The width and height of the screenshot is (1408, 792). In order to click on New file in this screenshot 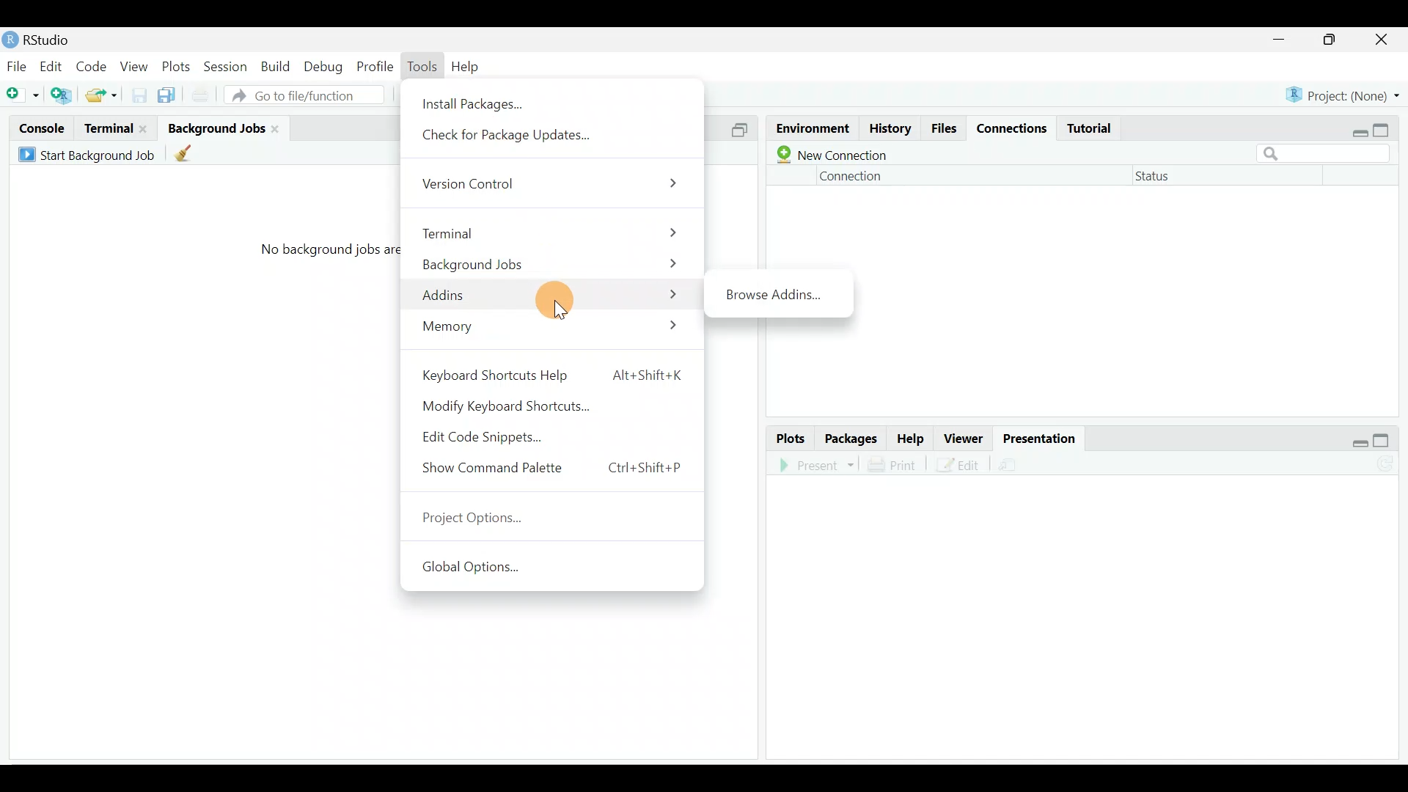, I will do `click(23, 96)`.